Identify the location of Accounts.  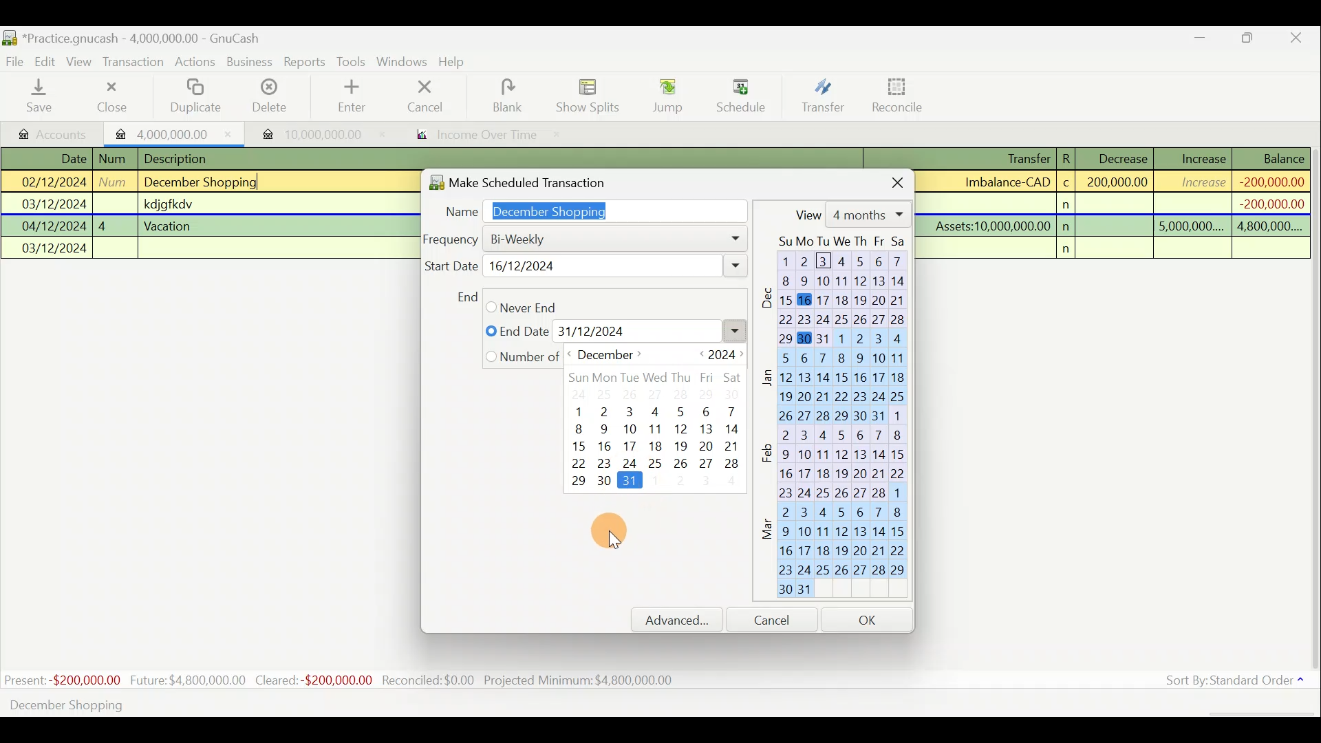
(54, 133).